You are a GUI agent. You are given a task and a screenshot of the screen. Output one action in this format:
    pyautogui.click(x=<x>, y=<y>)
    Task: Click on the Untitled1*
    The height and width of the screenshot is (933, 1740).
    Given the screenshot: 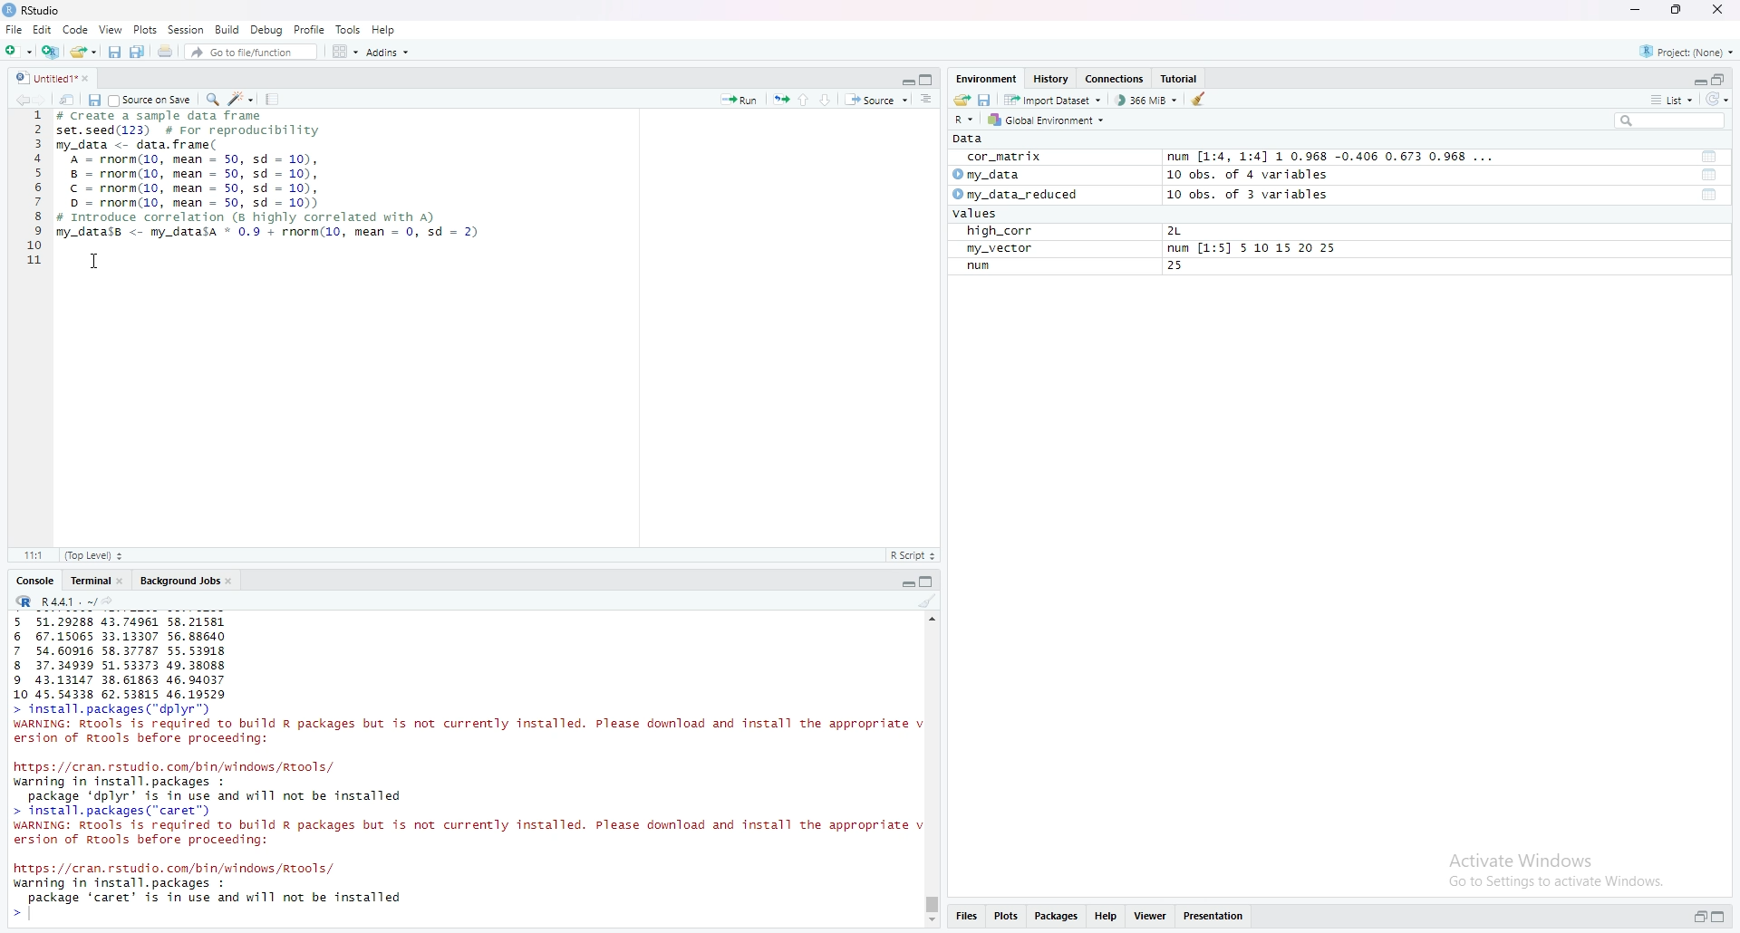 What is the action you would take?
    pyautogui.click(x=45, y=78)
    